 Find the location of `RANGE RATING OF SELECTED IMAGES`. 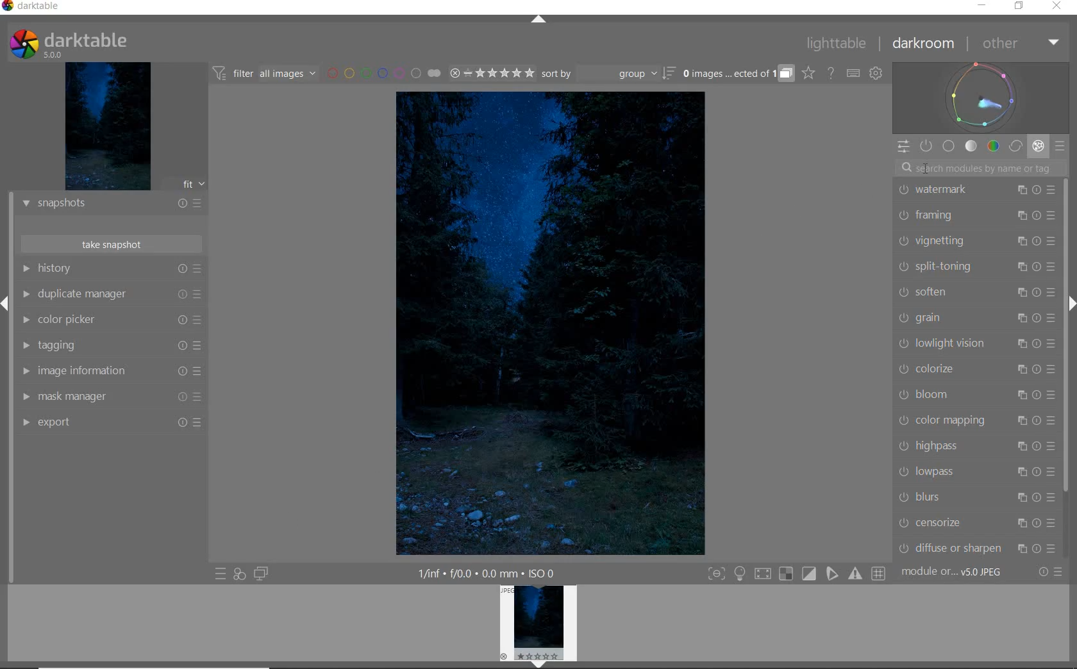

RANGE RATING OF SELECTED IMAGES is located at coordinates (492, 73).